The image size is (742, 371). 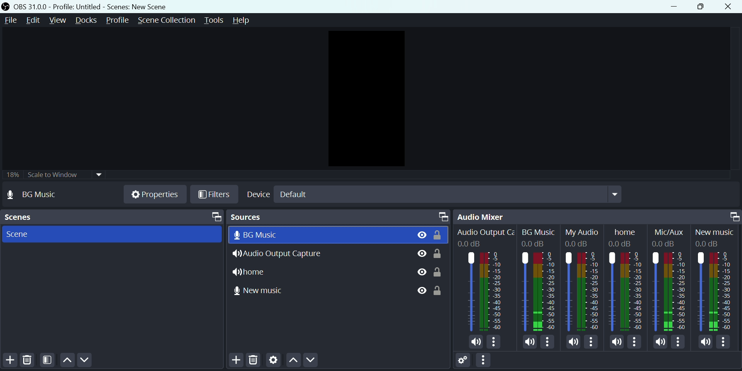 What do you see at coordinates (12, 174) in the screenshot?
I see `18%` at bounding box center [12, 174].